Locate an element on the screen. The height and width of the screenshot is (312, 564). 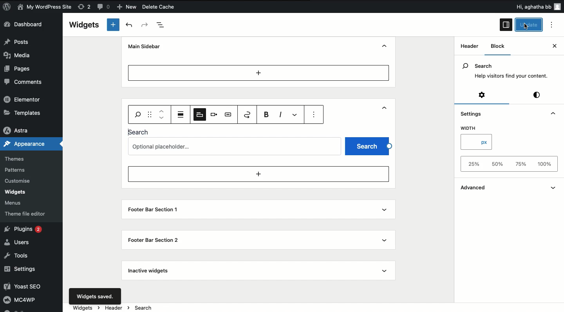
 is located at coordinates (524, 7).